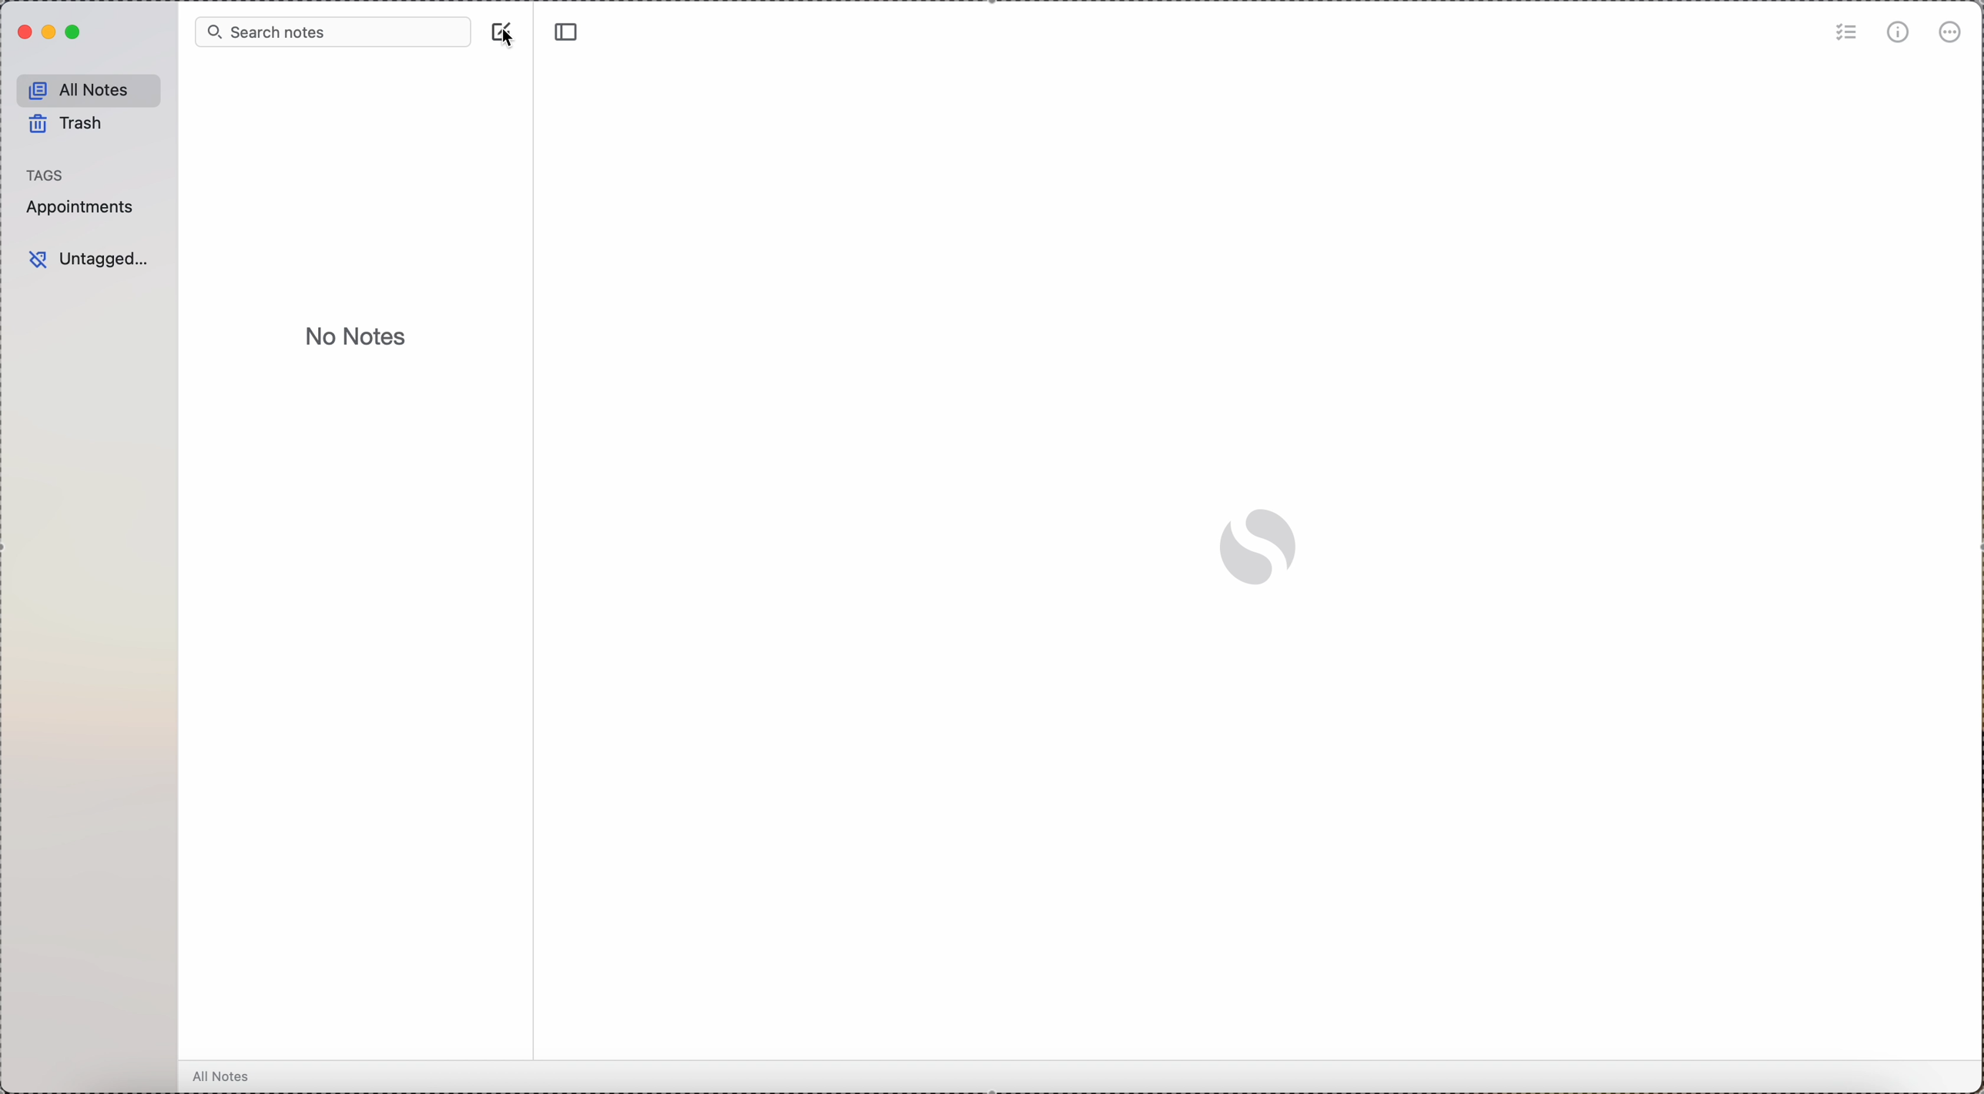  What do you see at coordinates (1845, 32) in the screenshot?
I see `check list` at bounding box center [1845, 32].